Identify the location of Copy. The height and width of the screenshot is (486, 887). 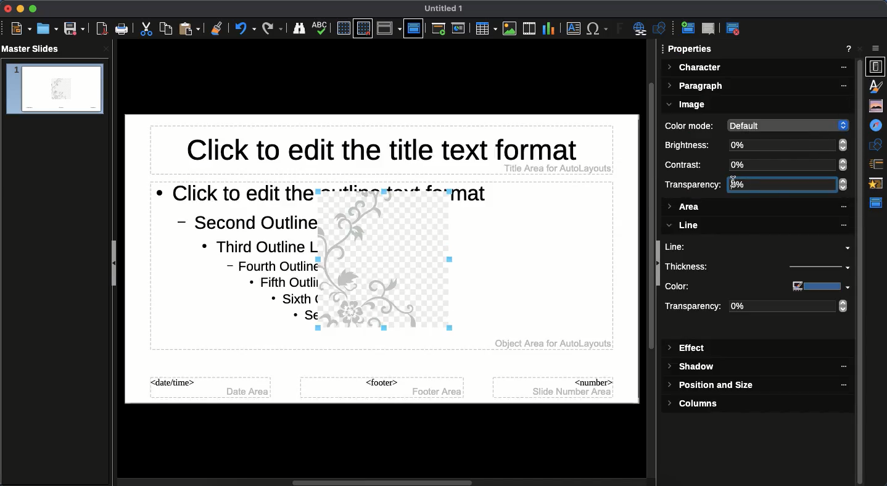
(166, 28).